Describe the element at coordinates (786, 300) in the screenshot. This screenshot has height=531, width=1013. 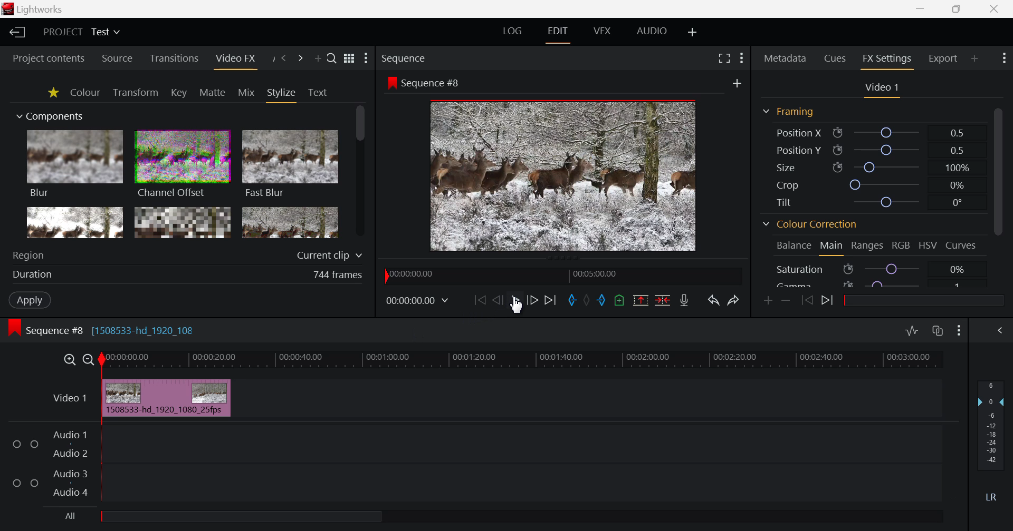
I see `Remove keyframe` at that location.